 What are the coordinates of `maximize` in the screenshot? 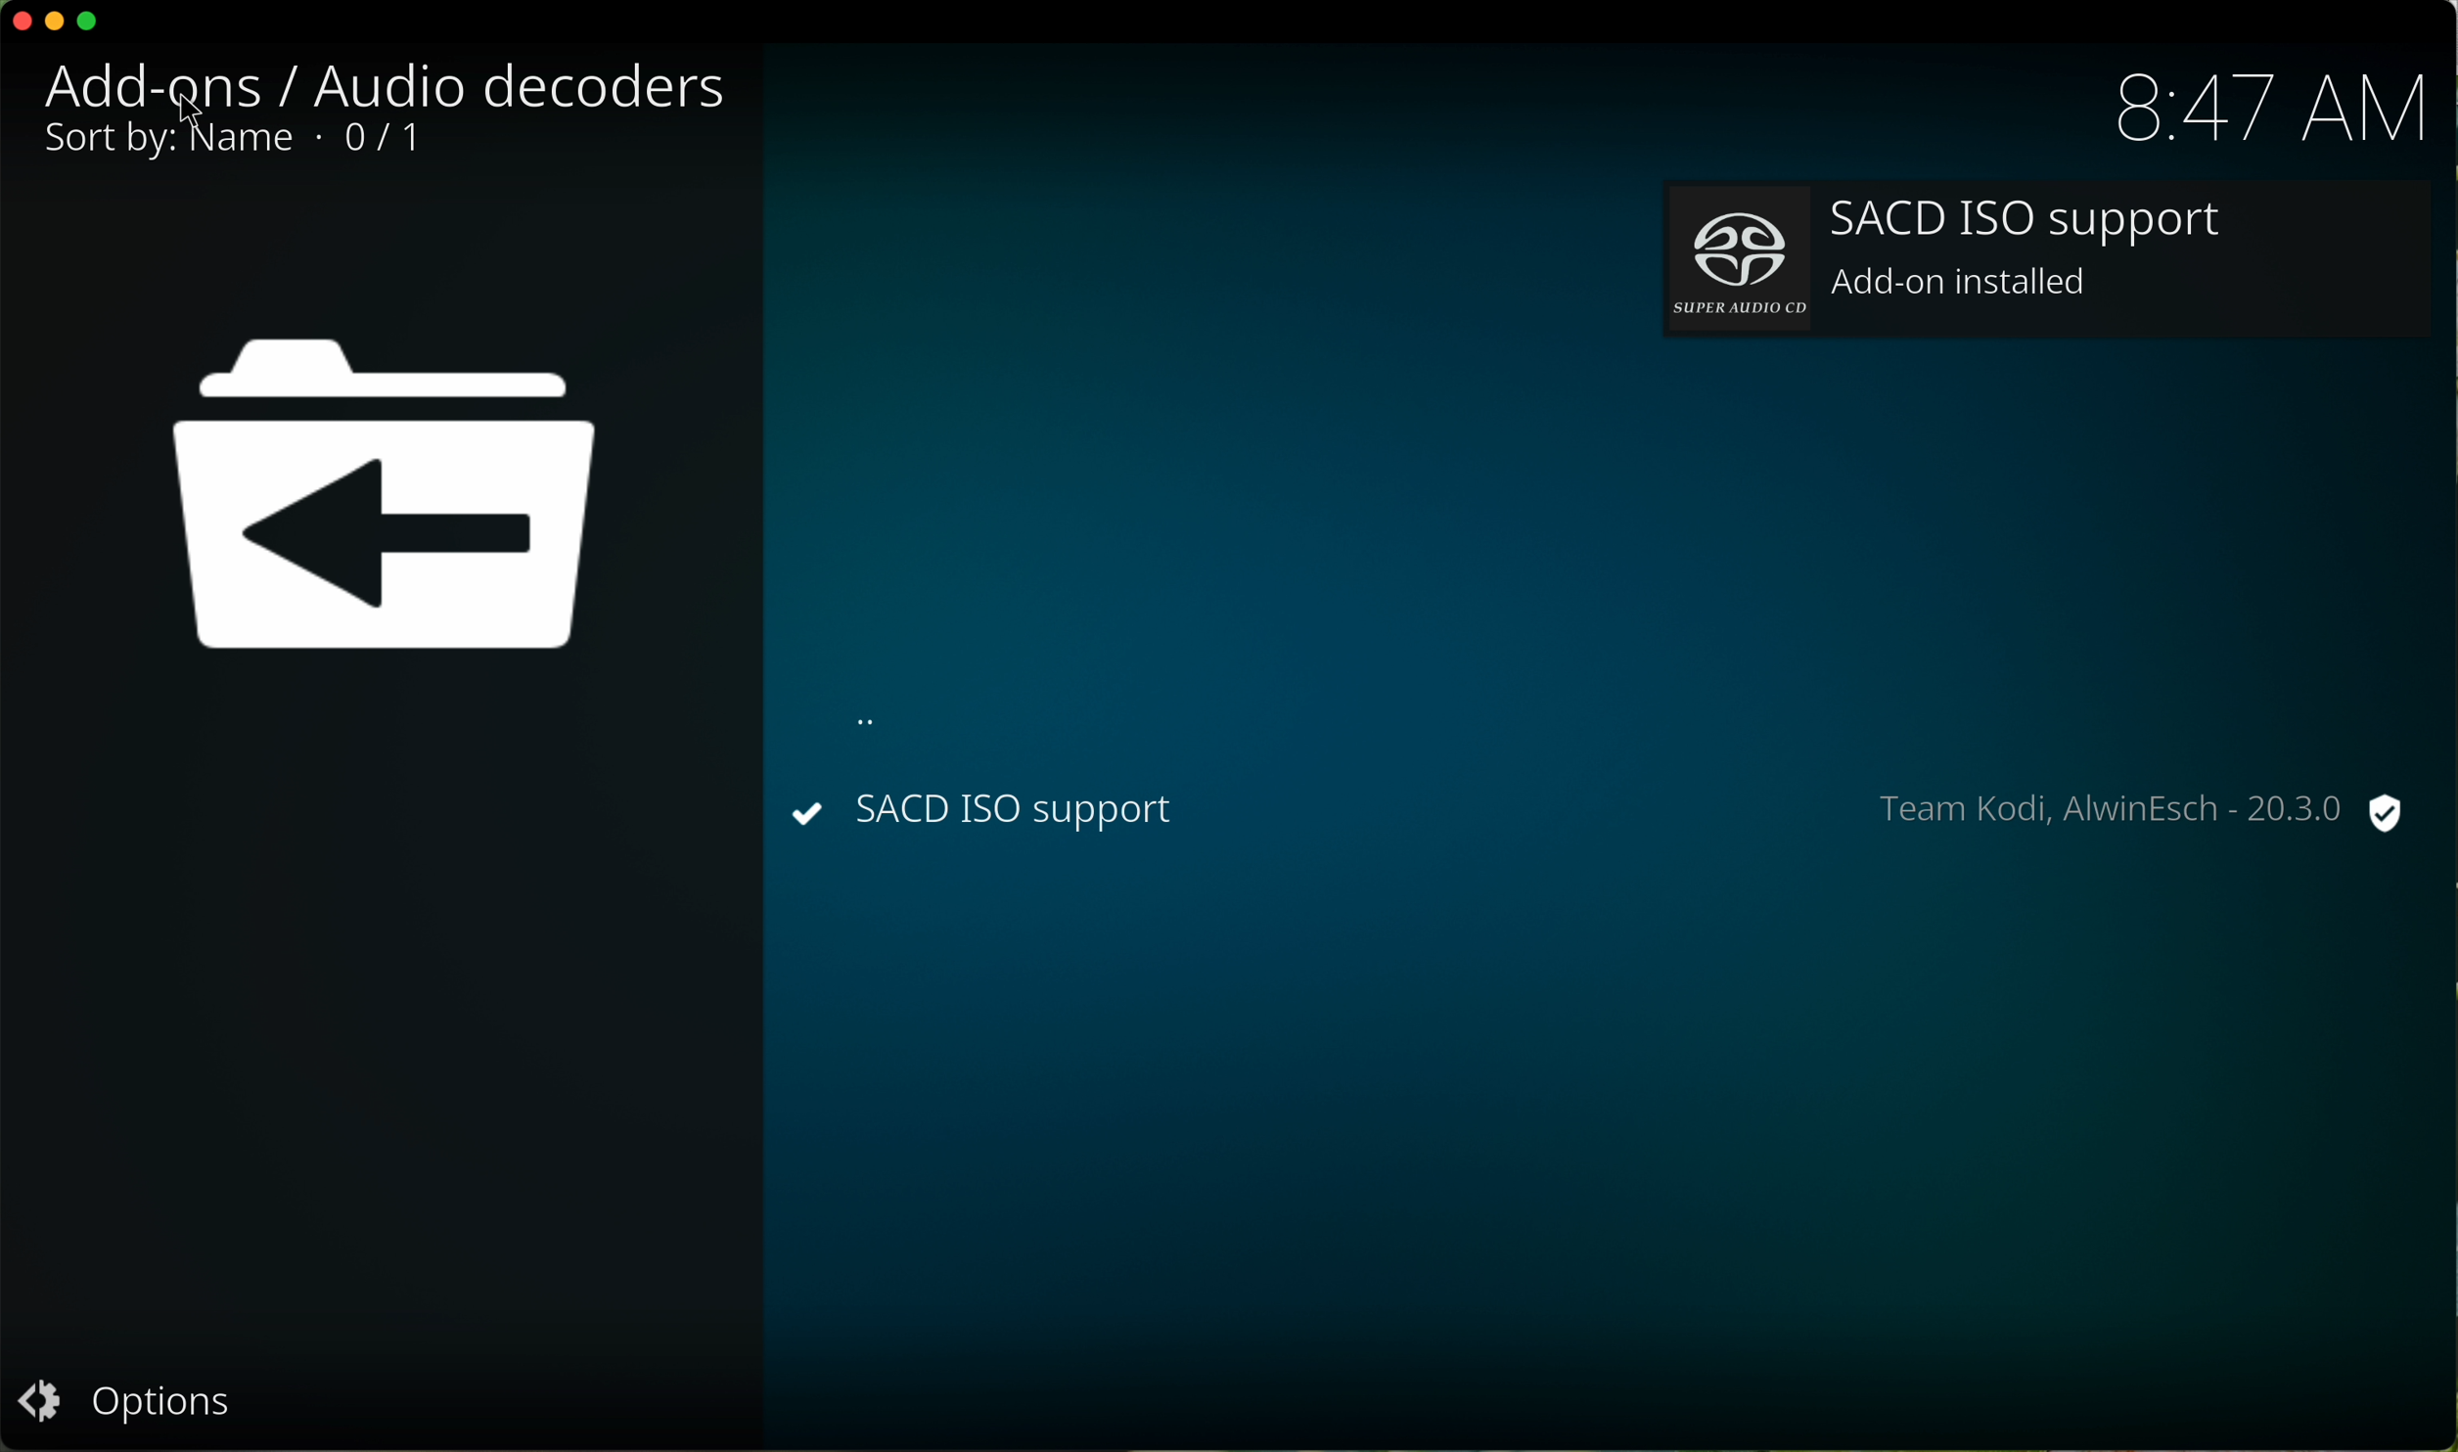 It's located at (95, 26).